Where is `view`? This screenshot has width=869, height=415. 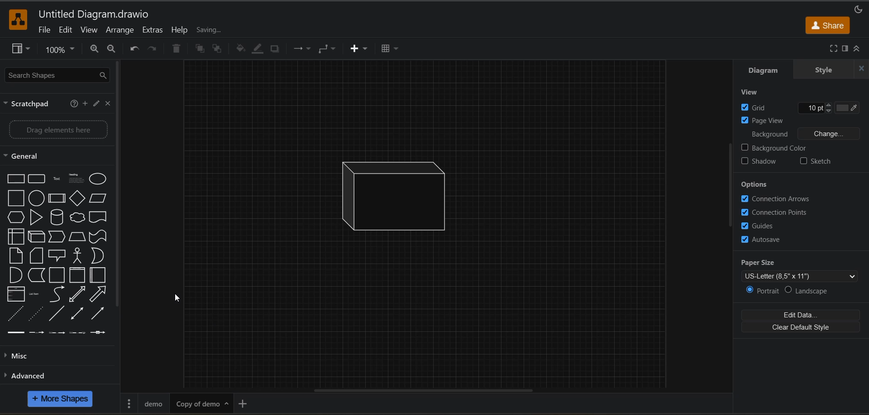
view is located at coordinates (752, 93).